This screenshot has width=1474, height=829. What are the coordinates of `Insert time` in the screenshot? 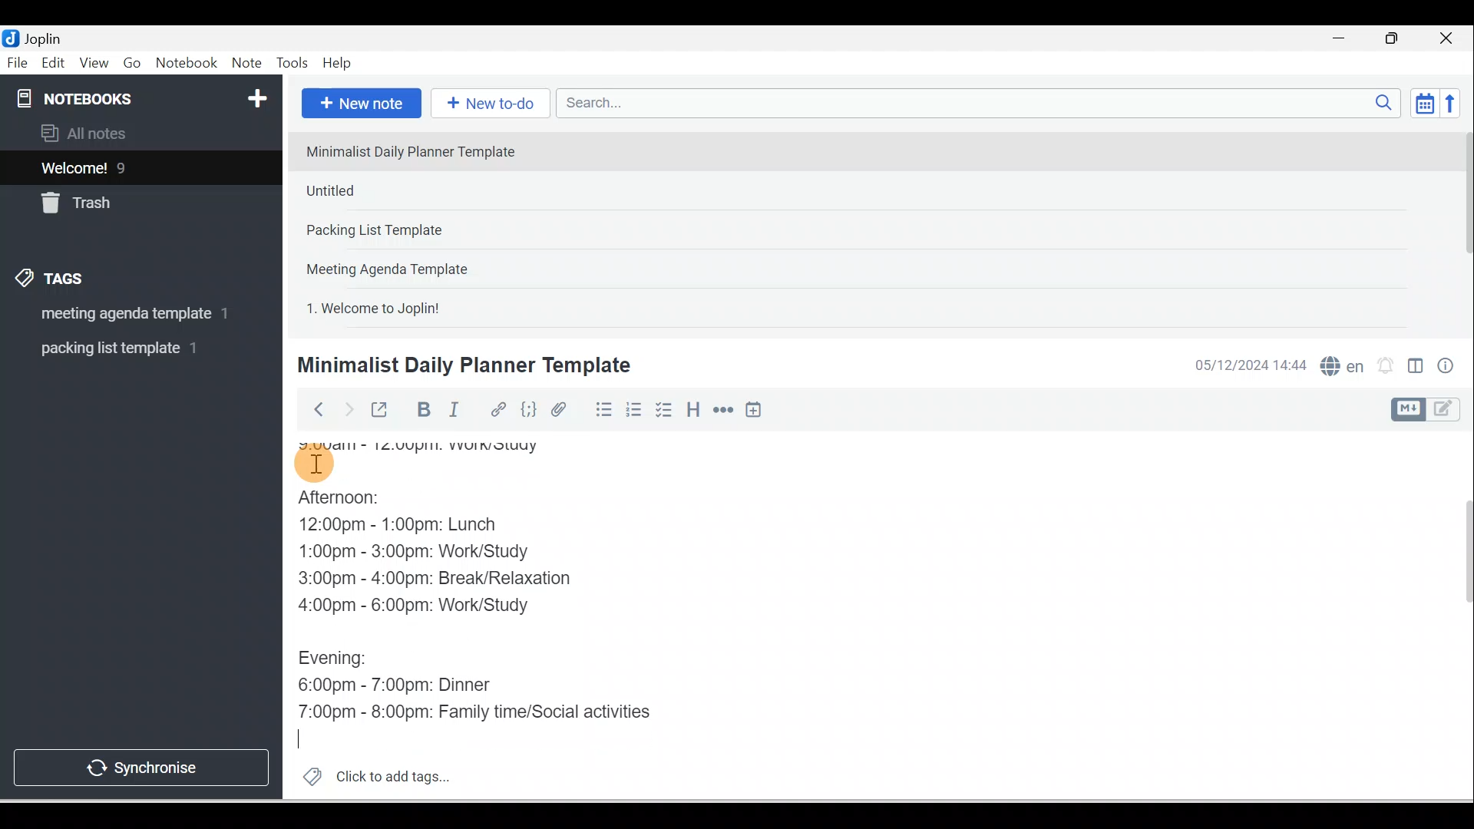 It's located at (753, 411).